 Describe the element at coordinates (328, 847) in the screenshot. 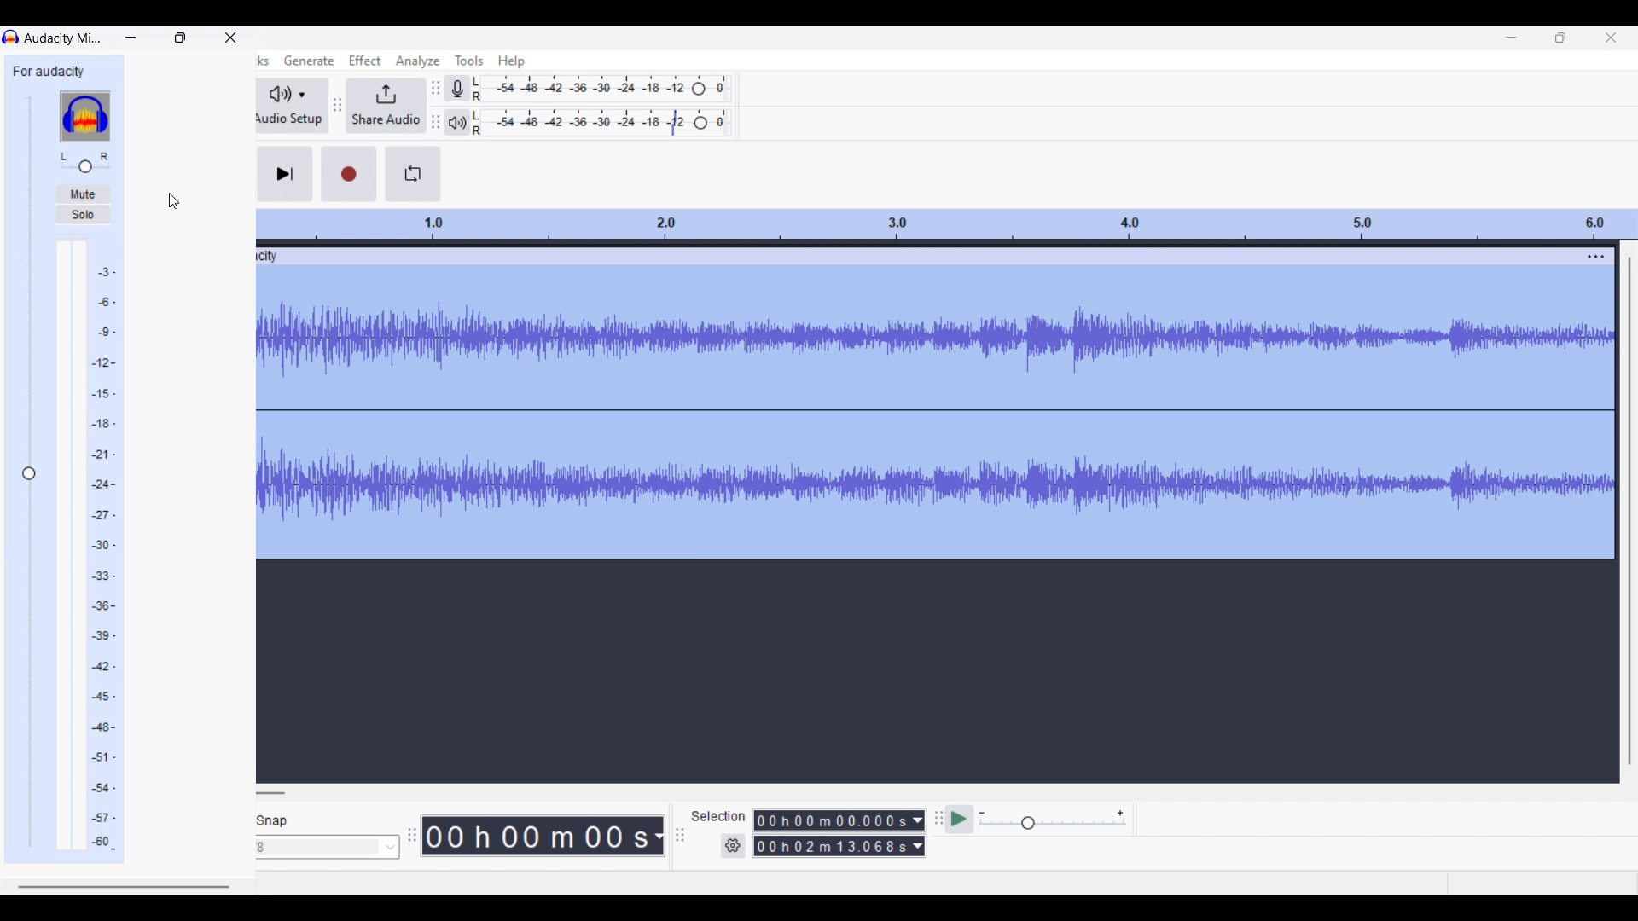

I see `Snap options` at that location.